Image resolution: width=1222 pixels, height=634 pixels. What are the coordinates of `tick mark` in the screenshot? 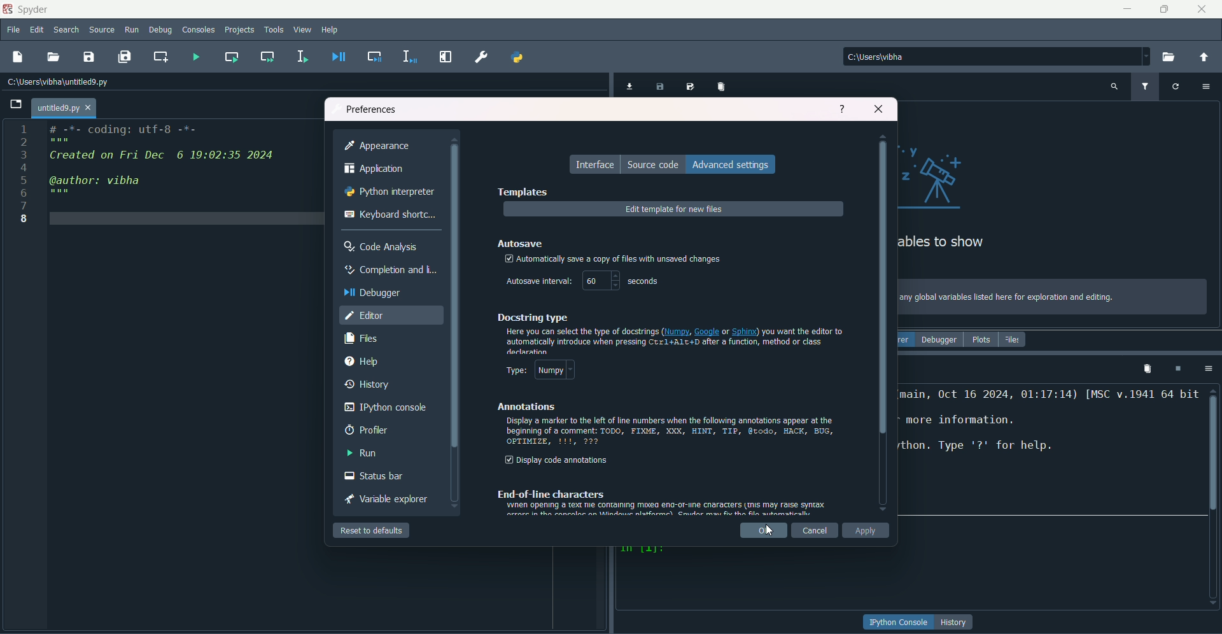 It's located at (509, 259).